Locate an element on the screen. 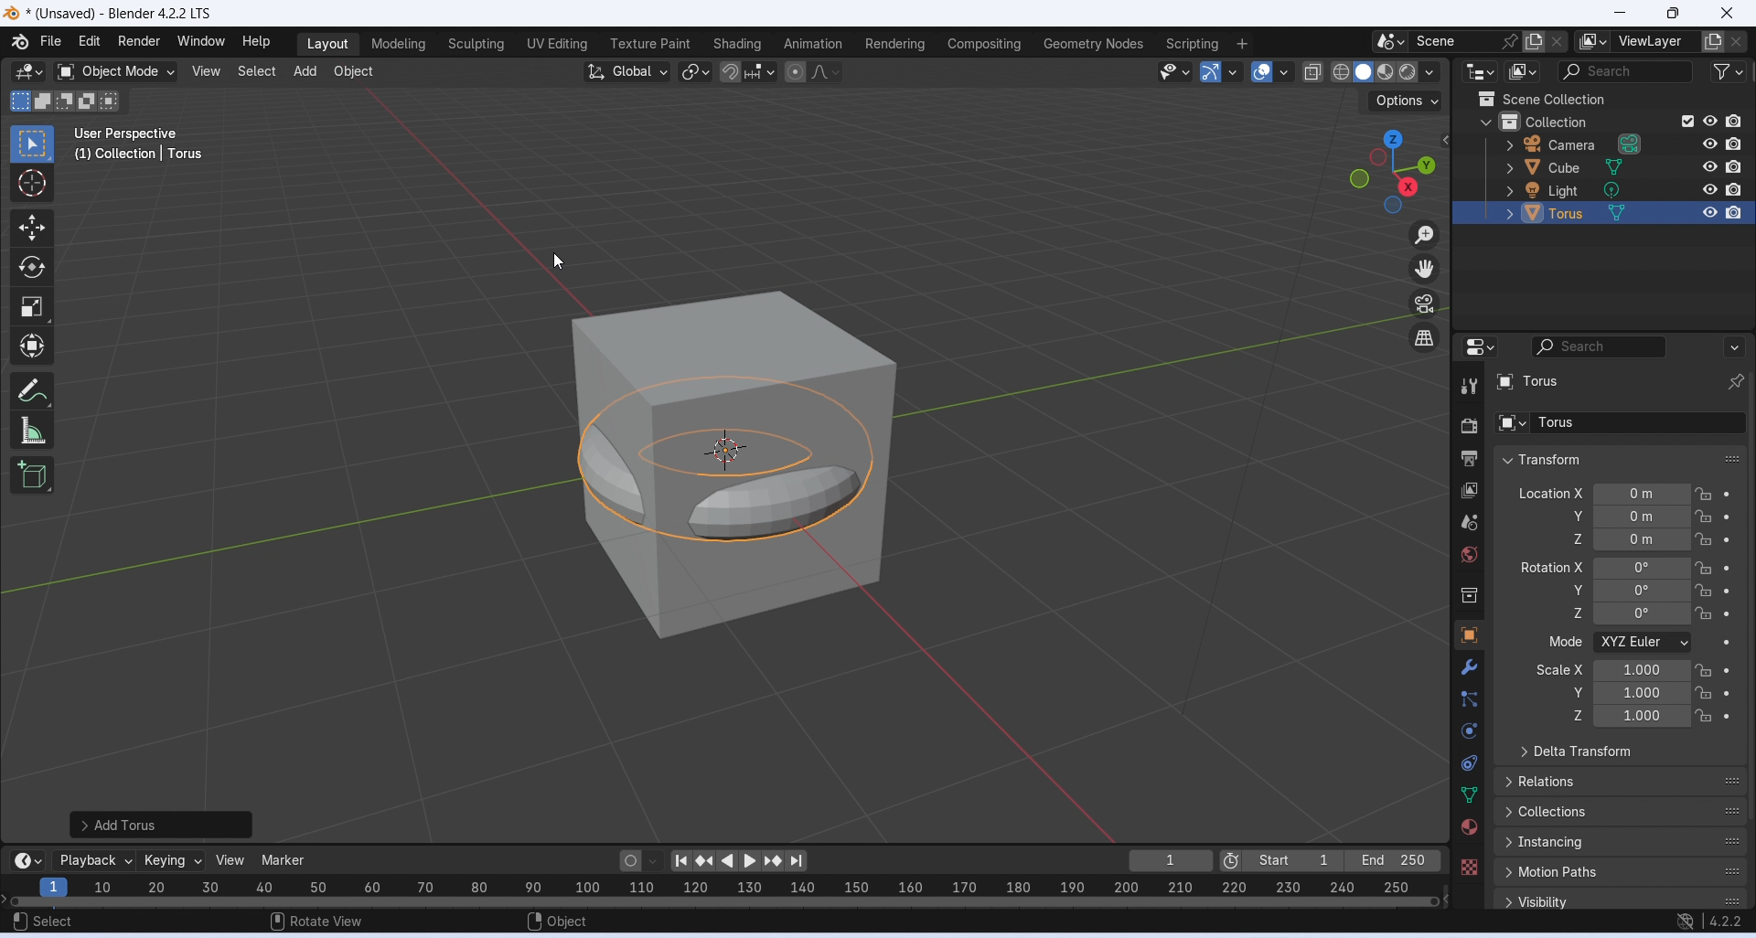  Transform is located at coordinates (33, 346).